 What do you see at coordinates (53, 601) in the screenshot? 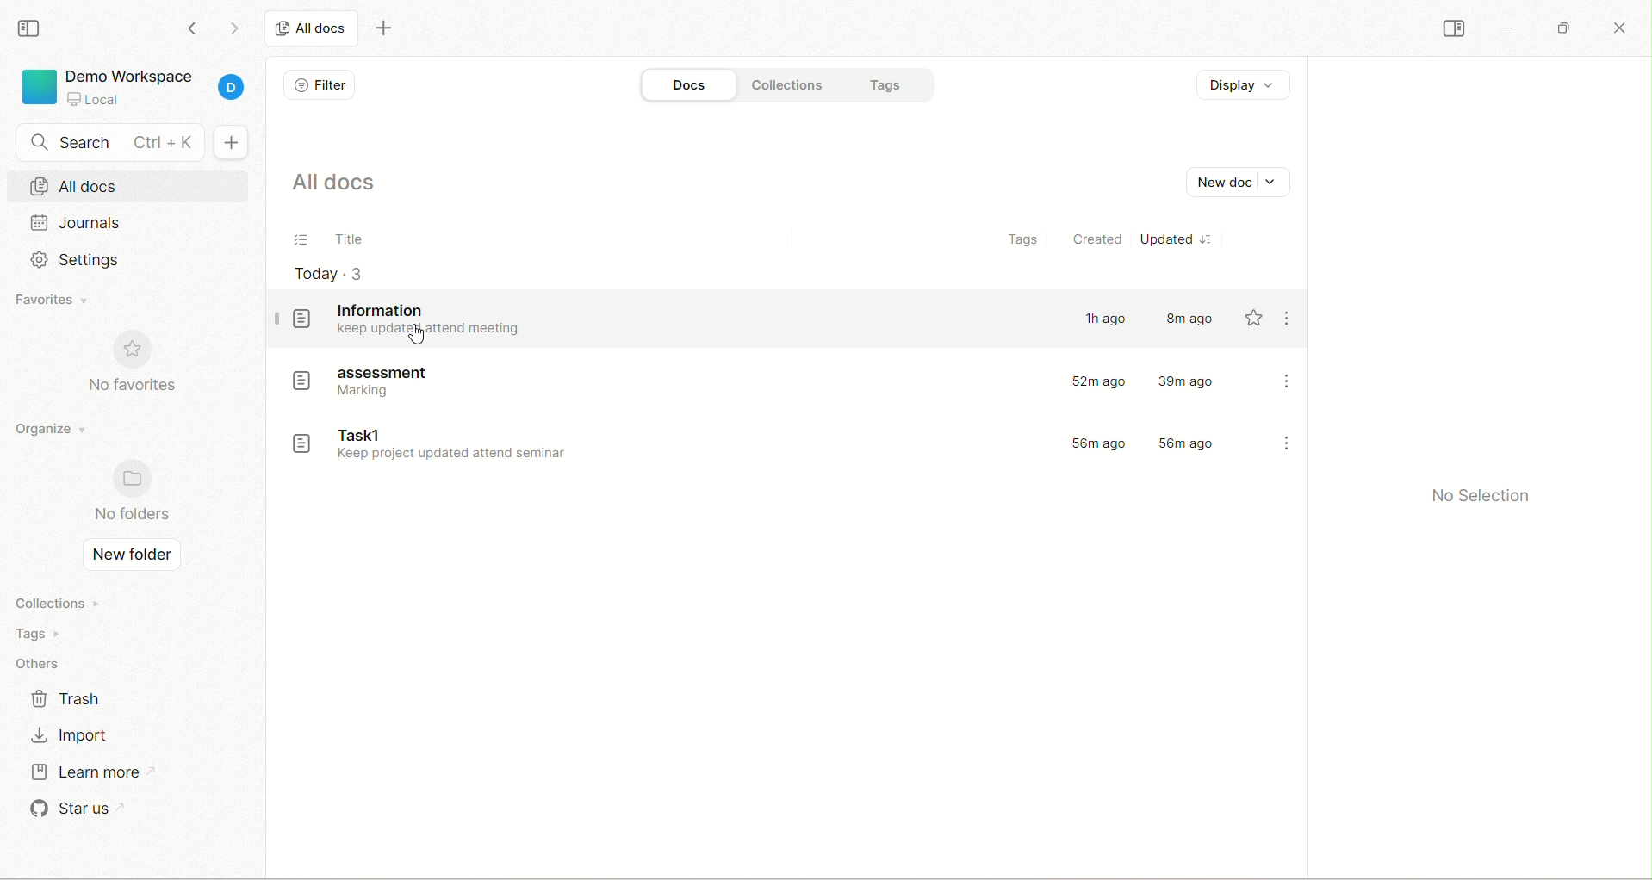
I see `collections` at bounding box center [53, 601].